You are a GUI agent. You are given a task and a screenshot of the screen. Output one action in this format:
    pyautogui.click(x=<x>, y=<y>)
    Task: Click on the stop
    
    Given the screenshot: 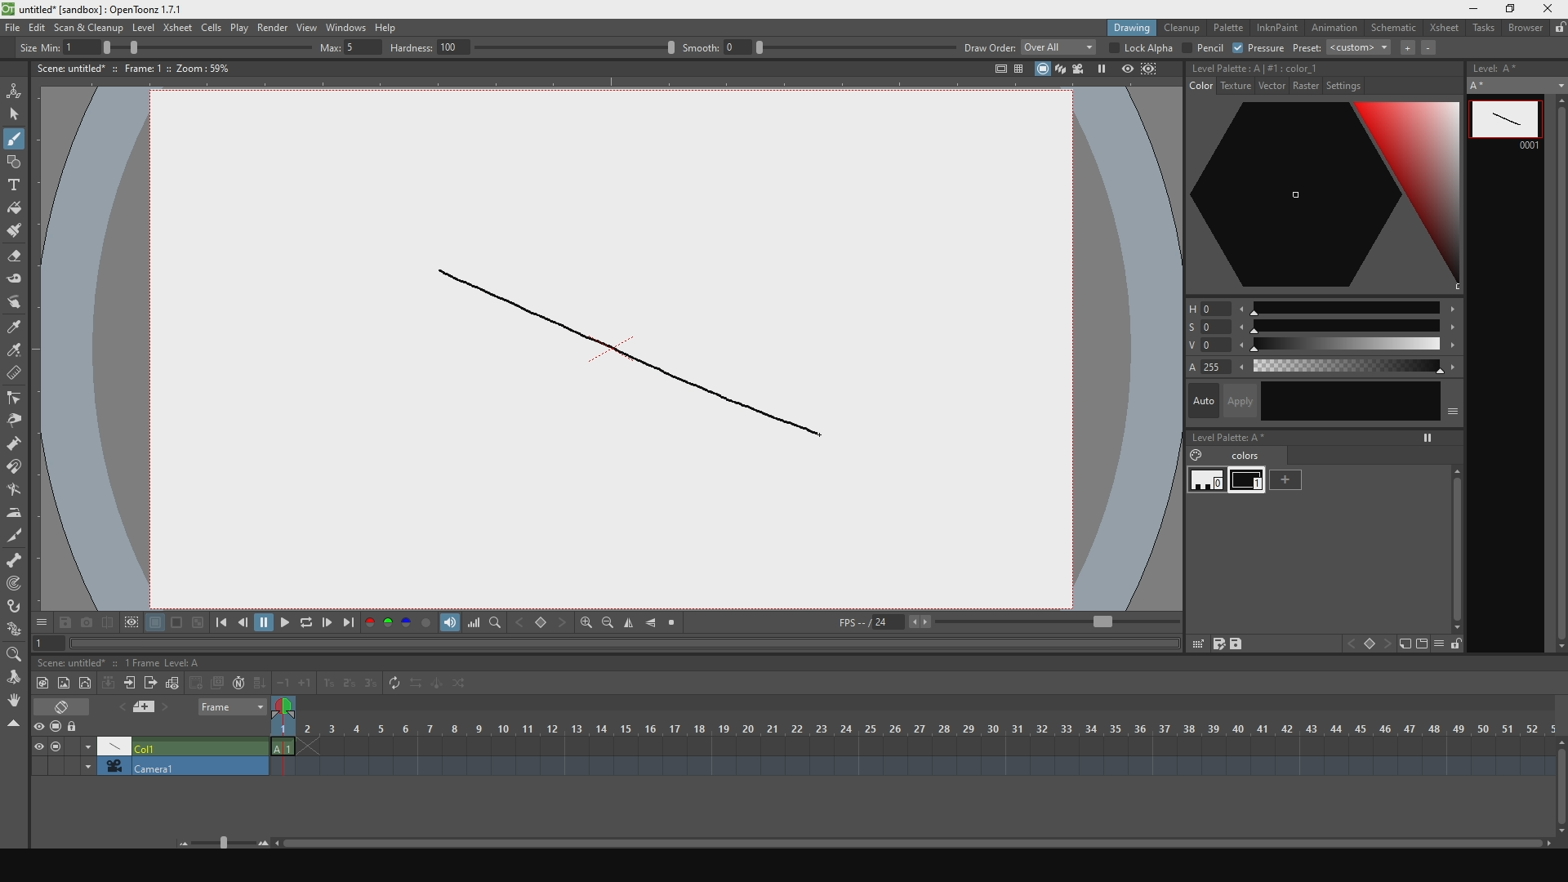 What is the action you would take?
    pyautogui.click(x=60, y=726)
    